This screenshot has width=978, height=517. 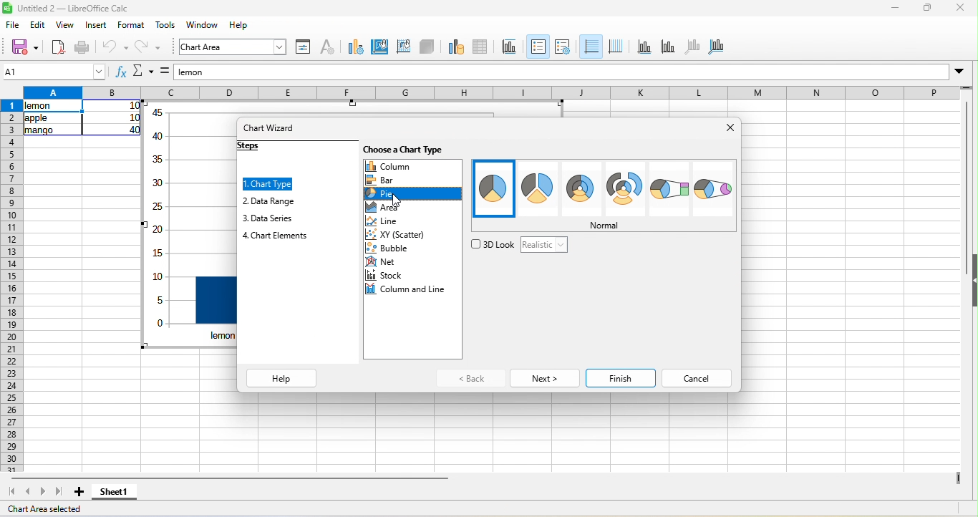 What do you see at coordinates (599, 225) in the screenshot?
I see `normal` at bounding box center [599, 225].